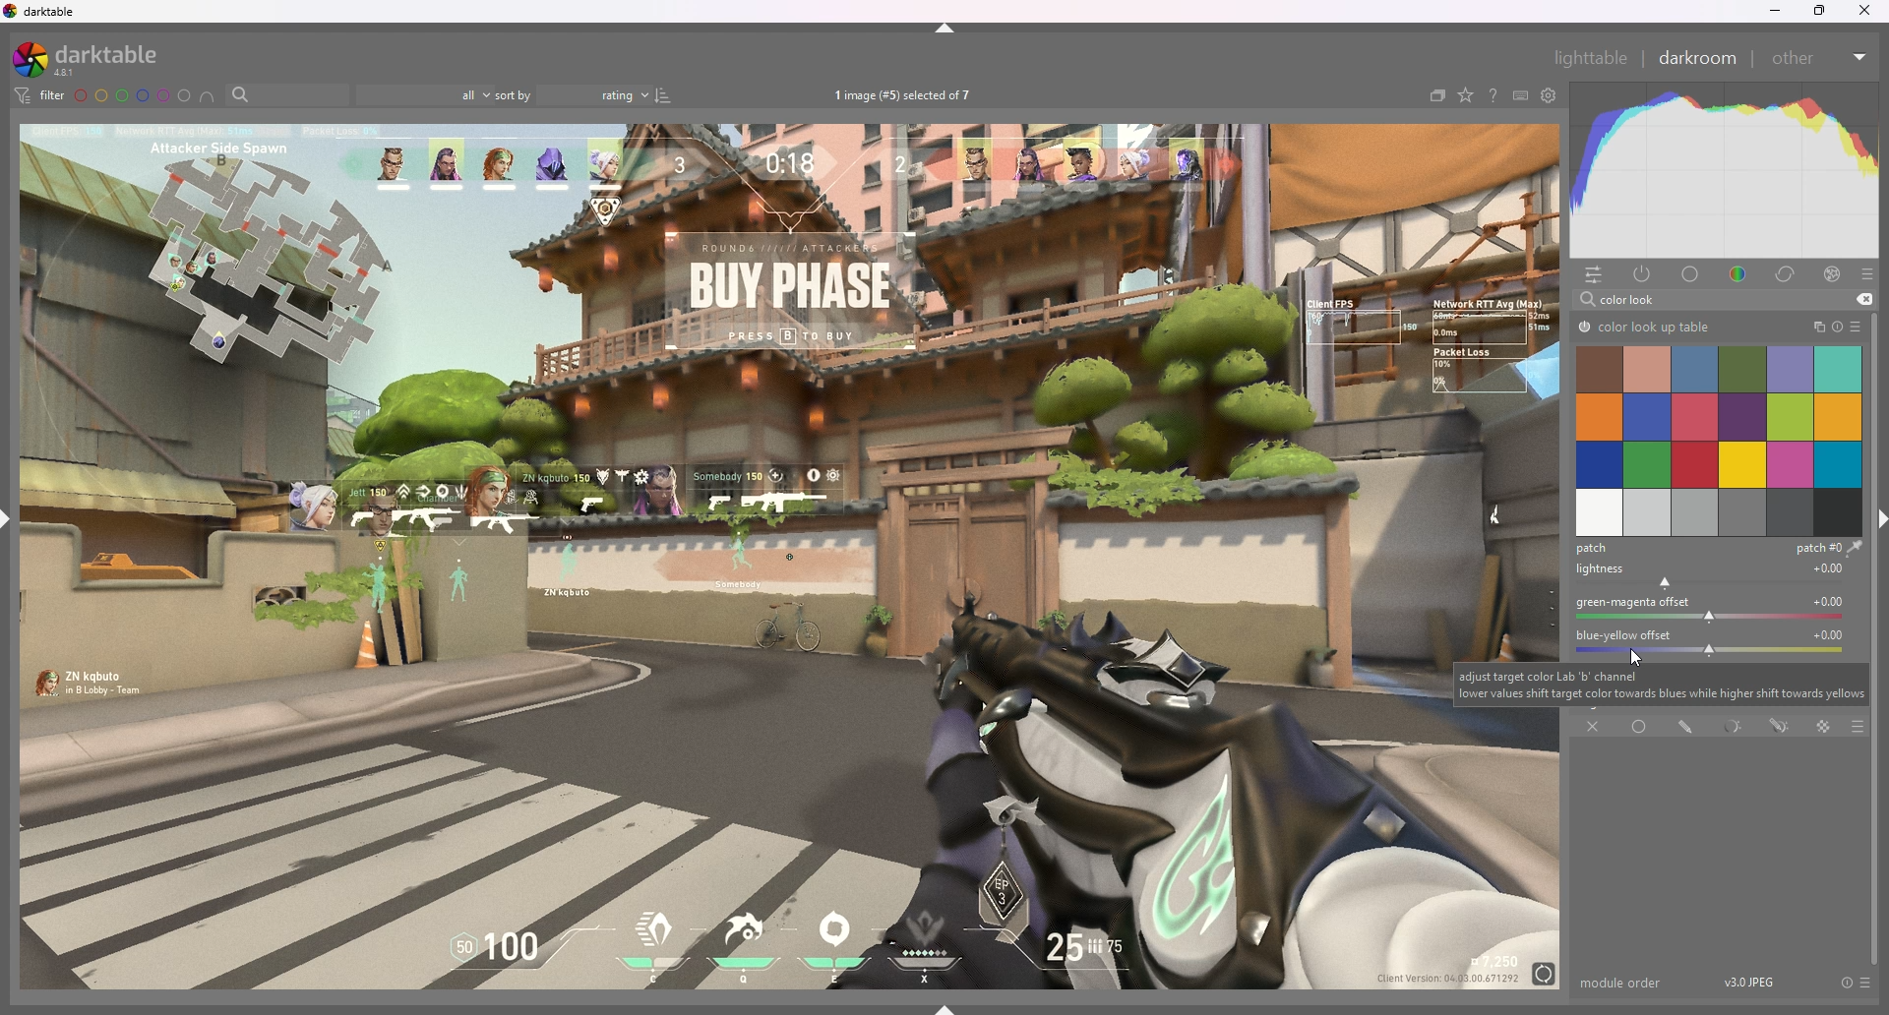 Image resolution: width=1889 pixels, height=1015 pixels. What do you see at coordinates (1864, 299) in the screenshot?
I see `remove` at bounding box center [1864, 299].